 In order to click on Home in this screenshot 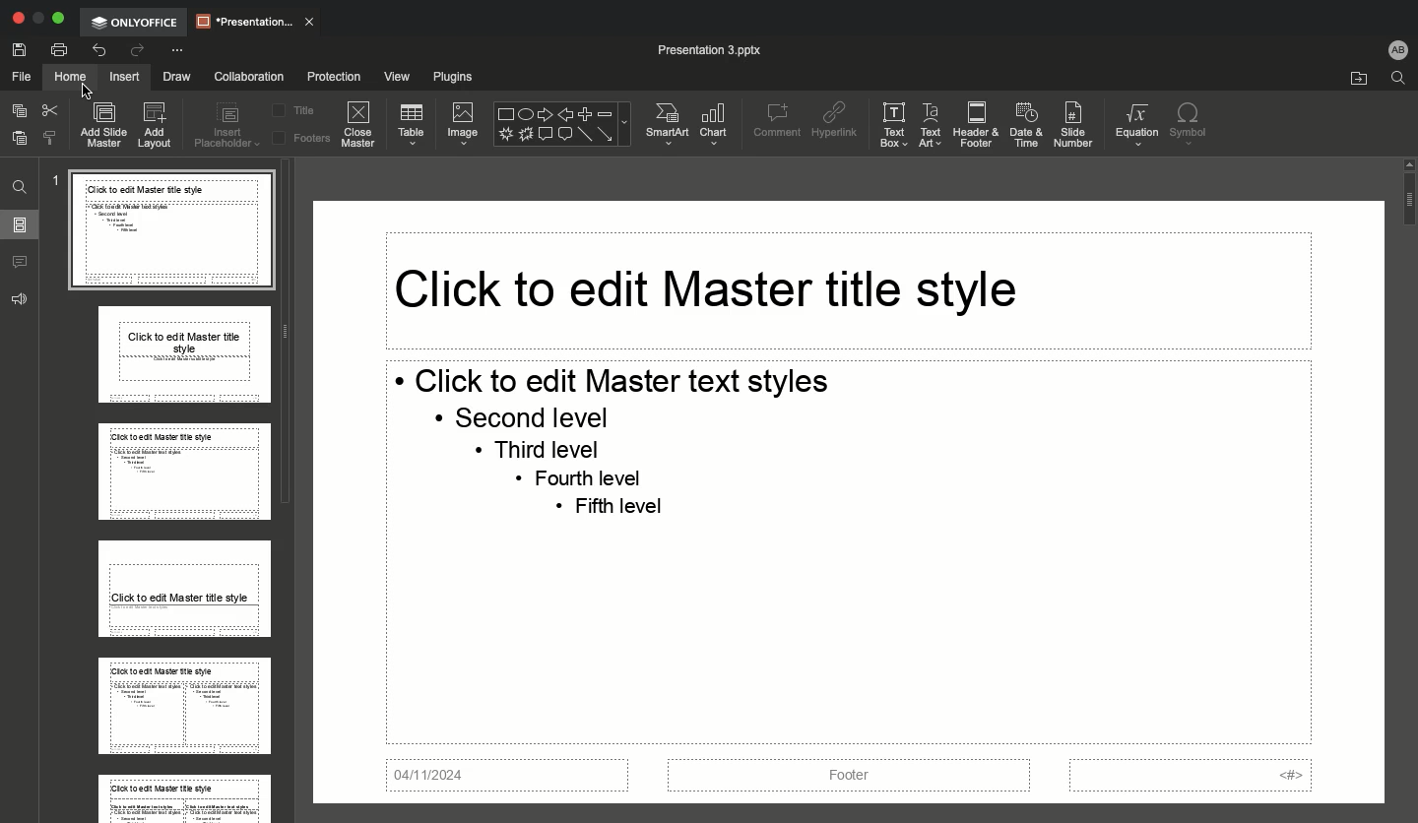, I will do `click(68, 77)`.